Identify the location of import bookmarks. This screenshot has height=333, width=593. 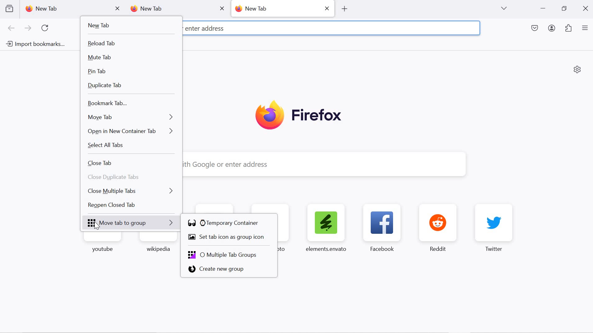
(34, 45).